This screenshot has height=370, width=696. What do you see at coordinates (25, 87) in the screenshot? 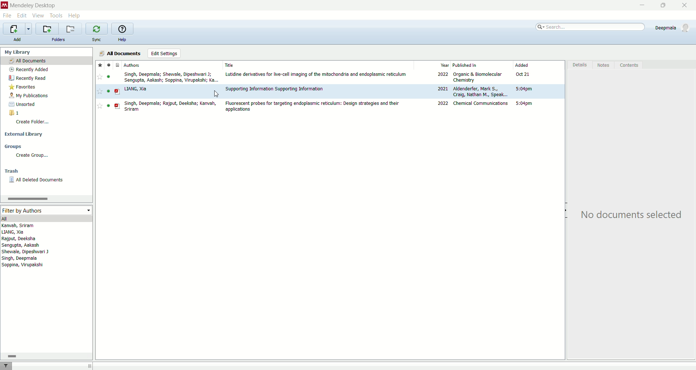
I see `favorites` at bounding box center [25, 87].